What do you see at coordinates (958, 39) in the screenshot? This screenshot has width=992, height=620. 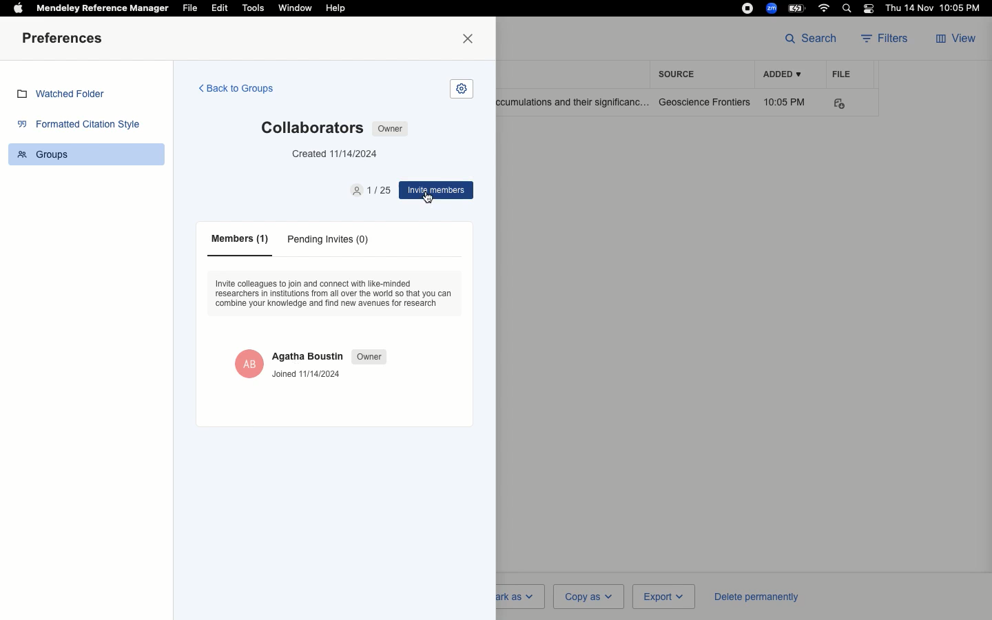 I see `View ` at bounding box center [958, 39].